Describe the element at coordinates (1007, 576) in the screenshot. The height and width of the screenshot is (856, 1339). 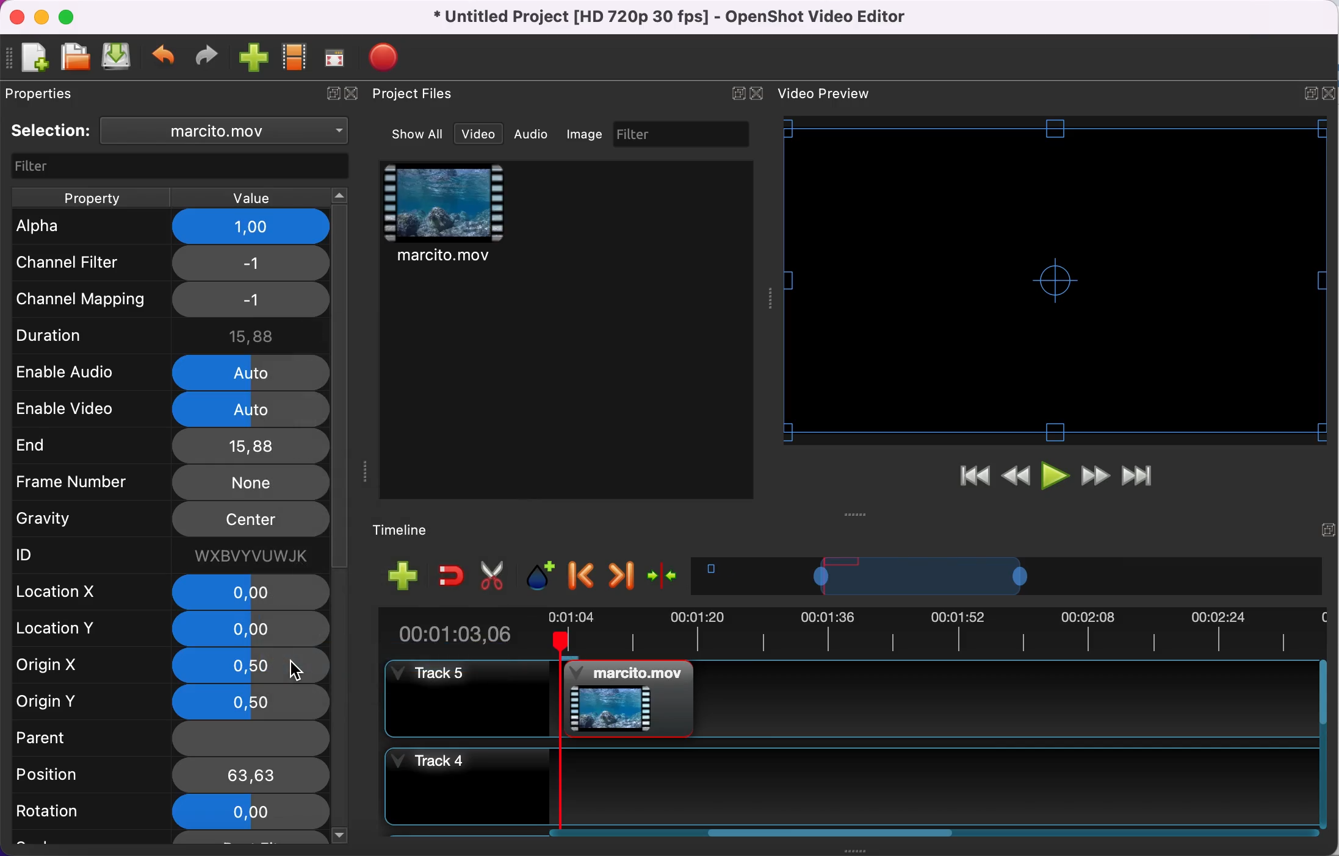
I see `timeline` at that location.